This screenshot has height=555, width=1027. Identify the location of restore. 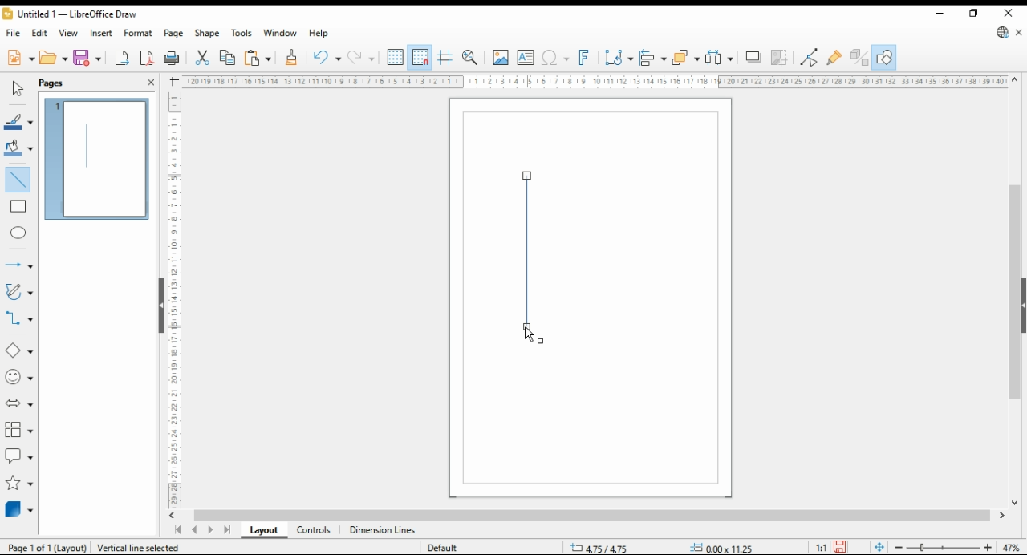
(976, 13).